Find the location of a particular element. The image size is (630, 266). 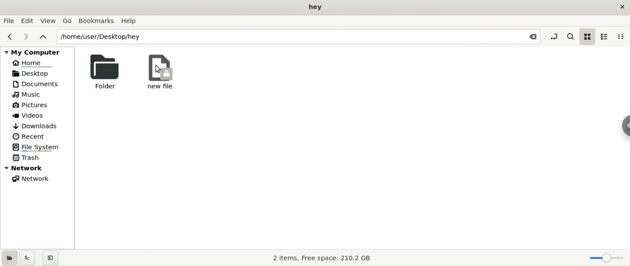

next is located at coordinates (26, 36).